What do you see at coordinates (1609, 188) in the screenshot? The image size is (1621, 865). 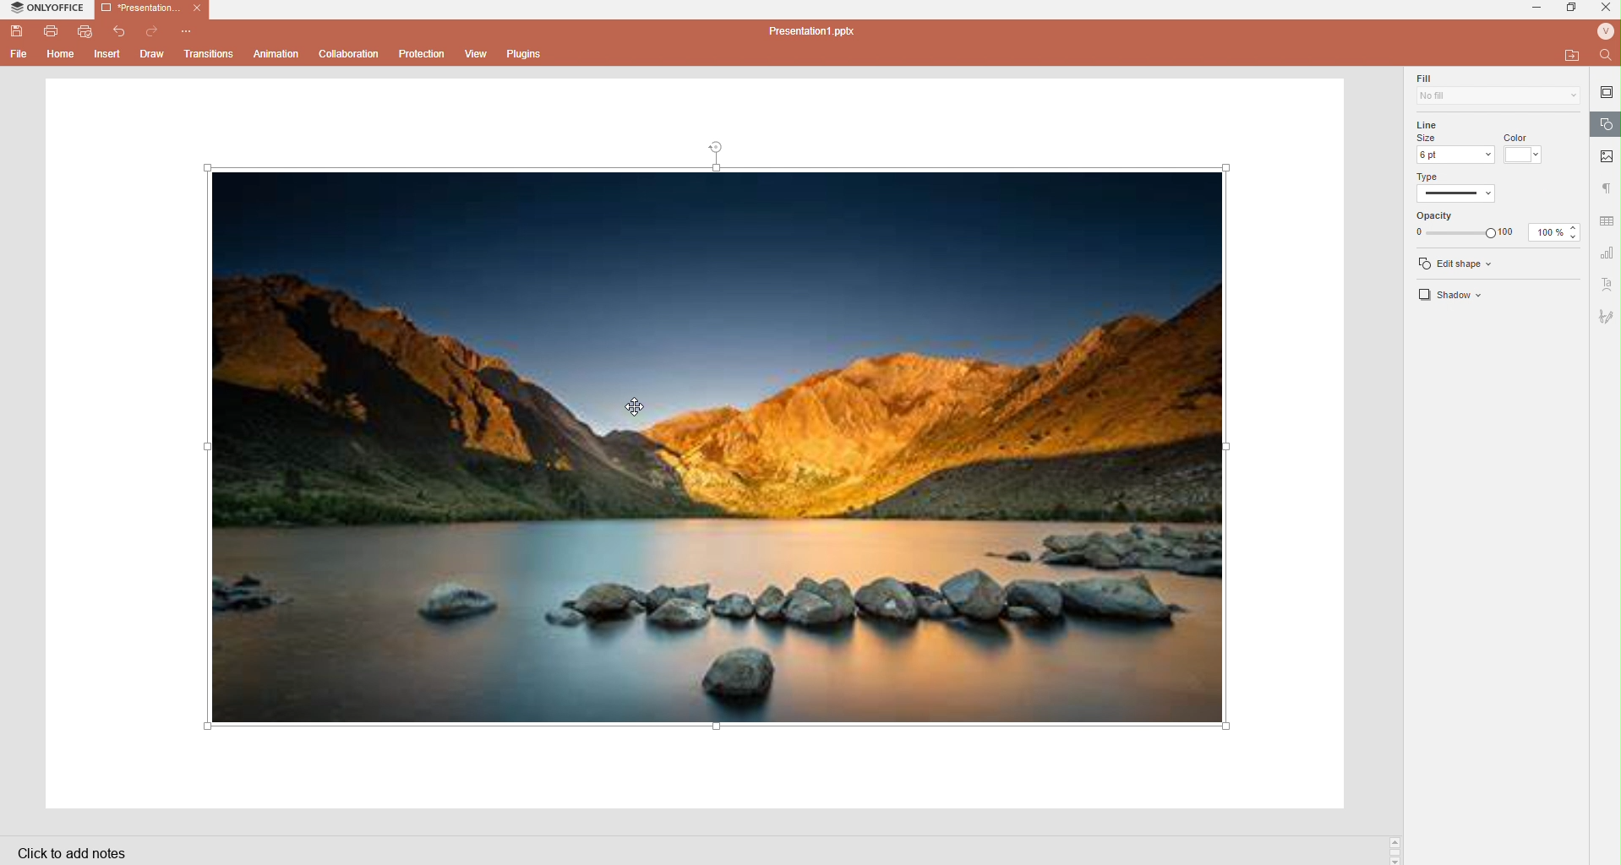 I see `Paragraph settings` at bounding box center [1609, 188].